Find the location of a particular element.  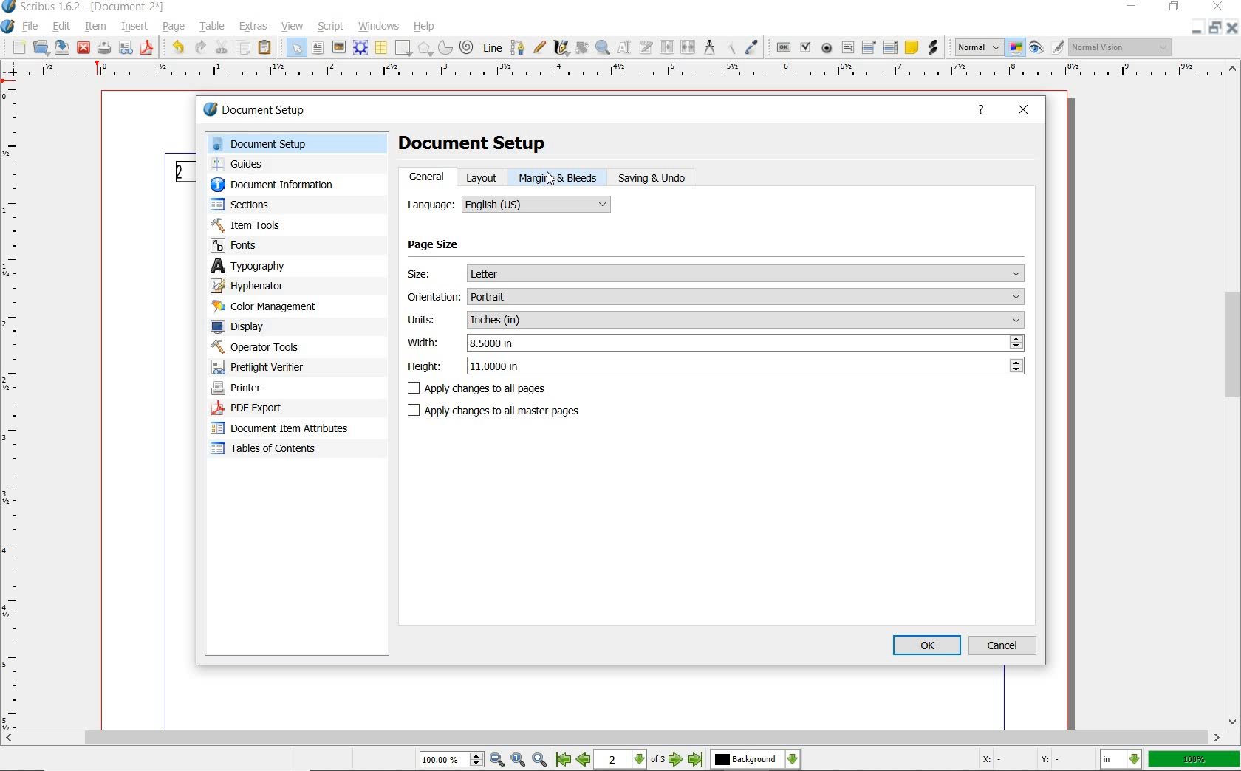

Page 2 Numbering is located at coordinates (183, 172).